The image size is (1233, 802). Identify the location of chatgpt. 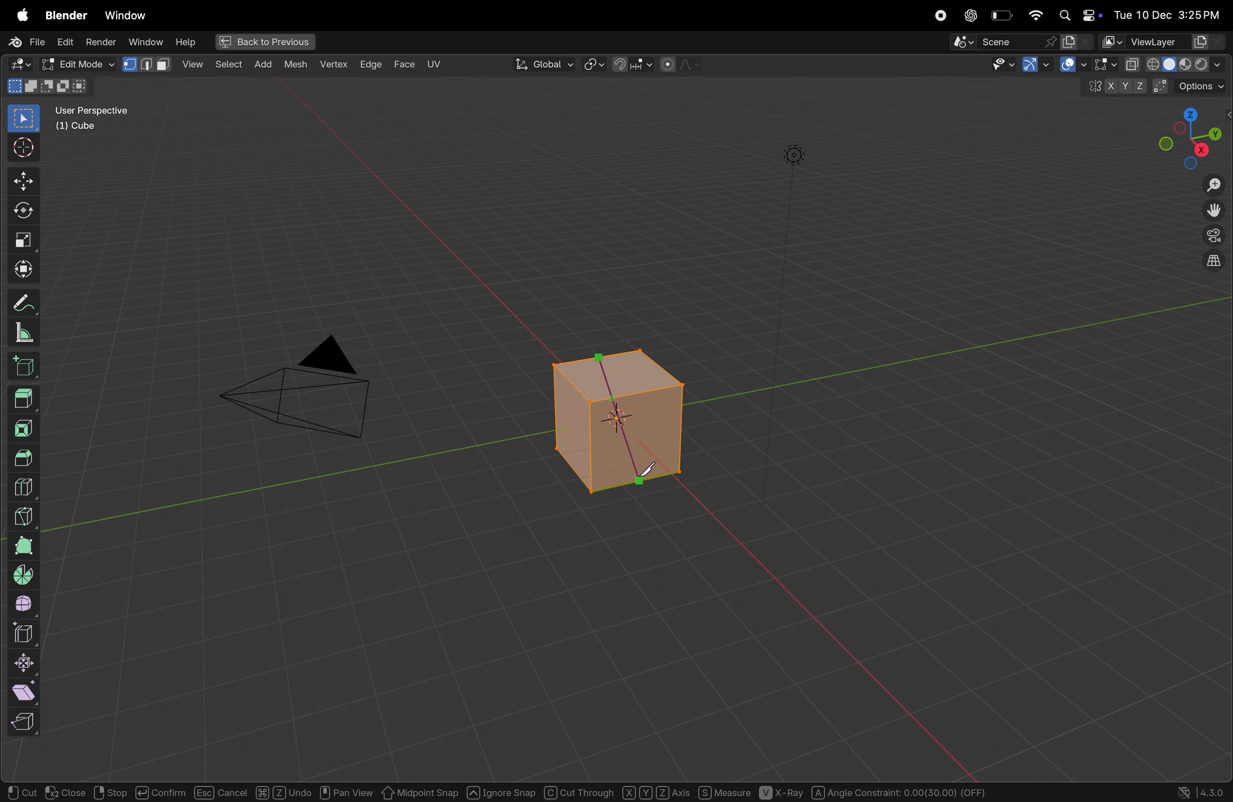
(970, 15).